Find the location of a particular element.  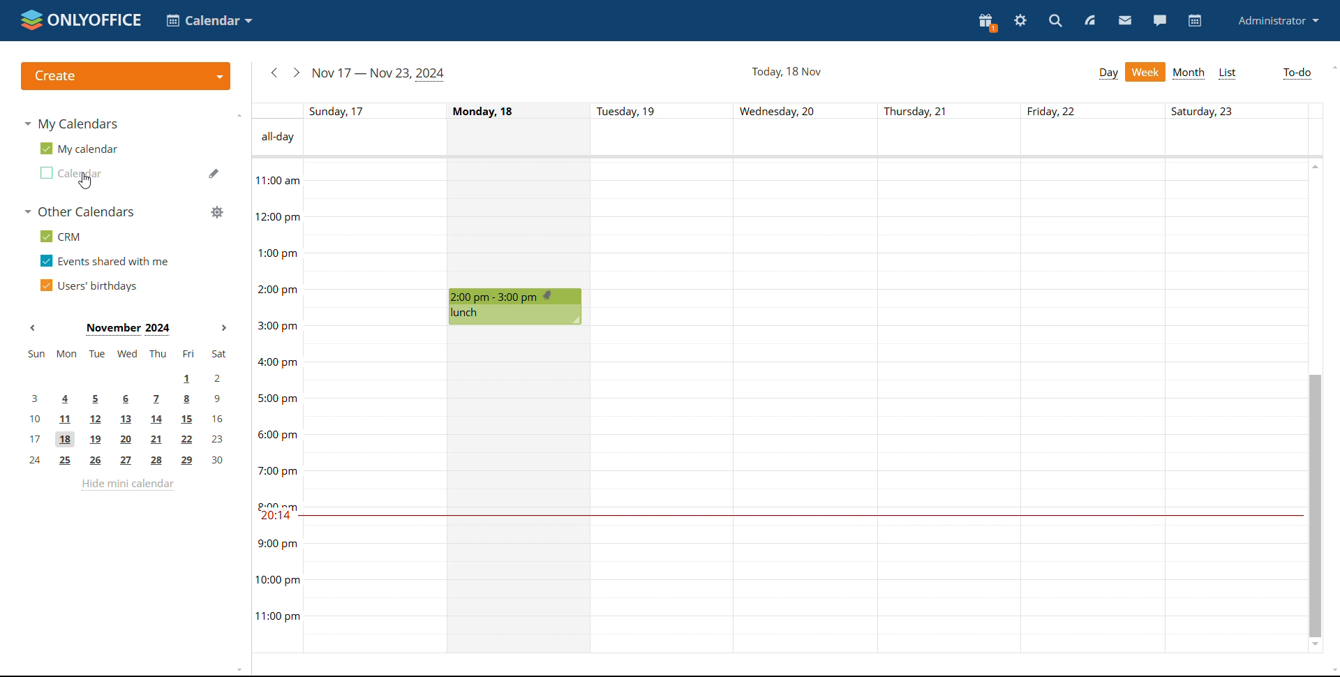

day view is located at coordinates (1109, 73).